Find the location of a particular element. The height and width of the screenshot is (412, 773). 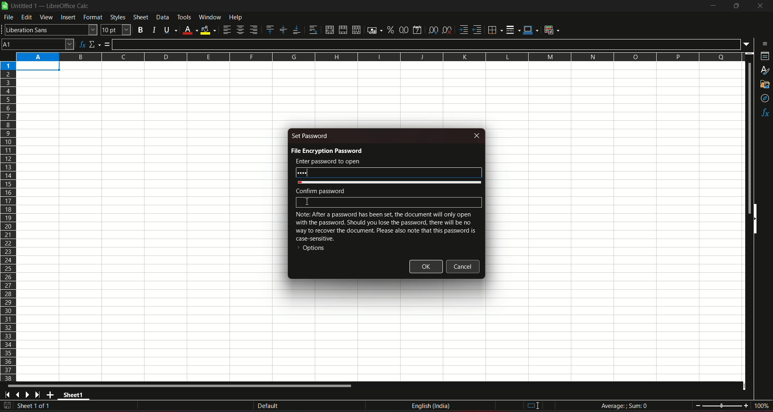

window is located at coordinates (210, 17).